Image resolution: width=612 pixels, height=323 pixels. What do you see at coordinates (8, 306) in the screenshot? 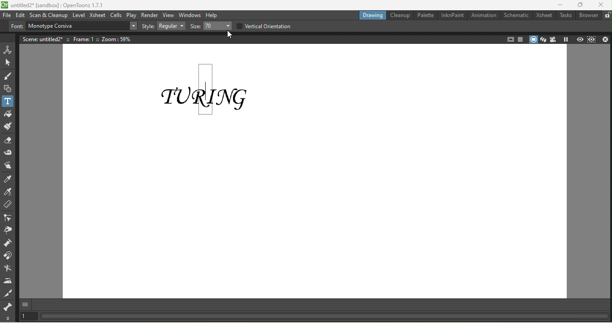
I see `skeleton tool` at bounding box center [8, 306].